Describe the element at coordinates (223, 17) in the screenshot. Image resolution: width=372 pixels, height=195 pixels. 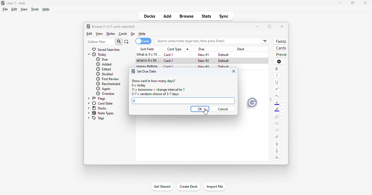
I see `sync` at that location.